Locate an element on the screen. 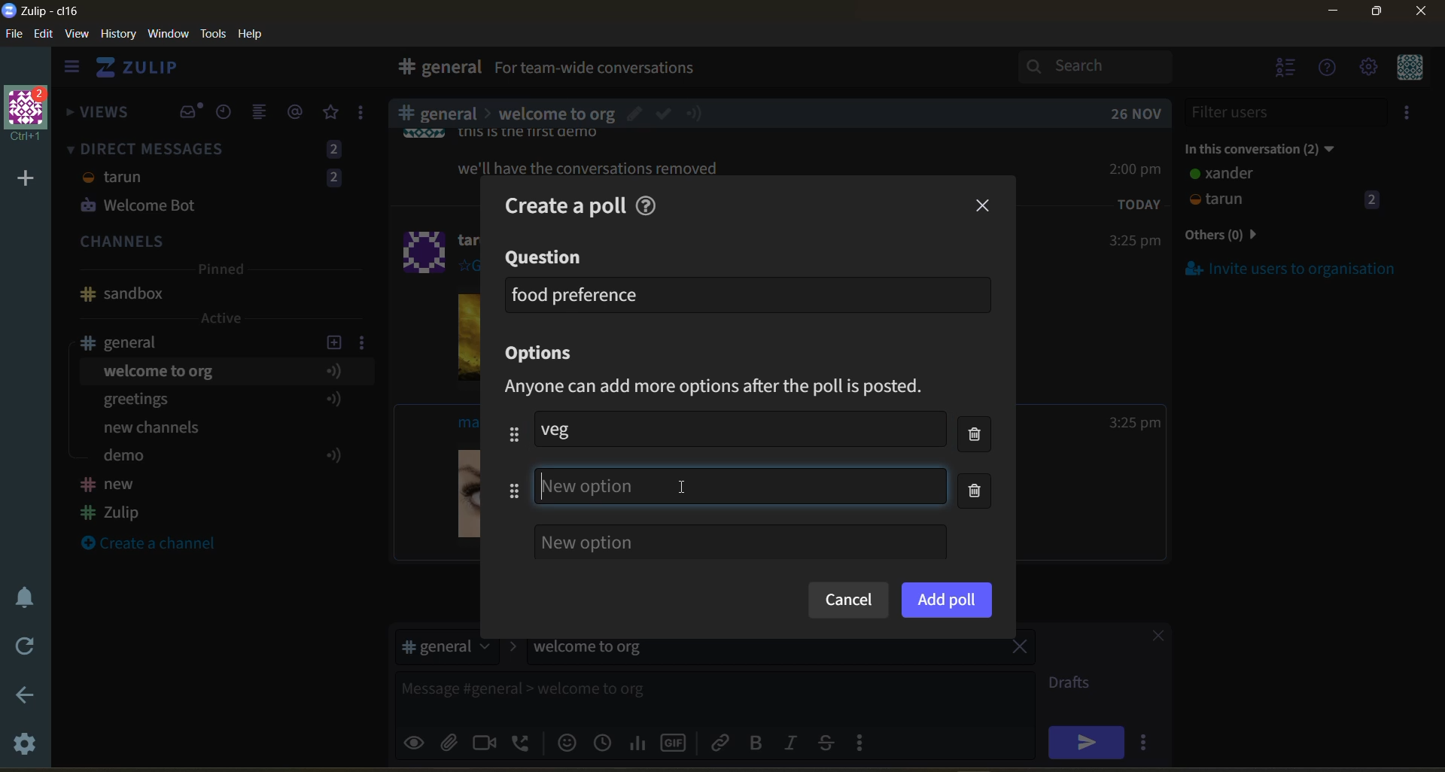 The width and height of the screenshot is (1445, 772). minimize is located at coordinates (1333, 14).